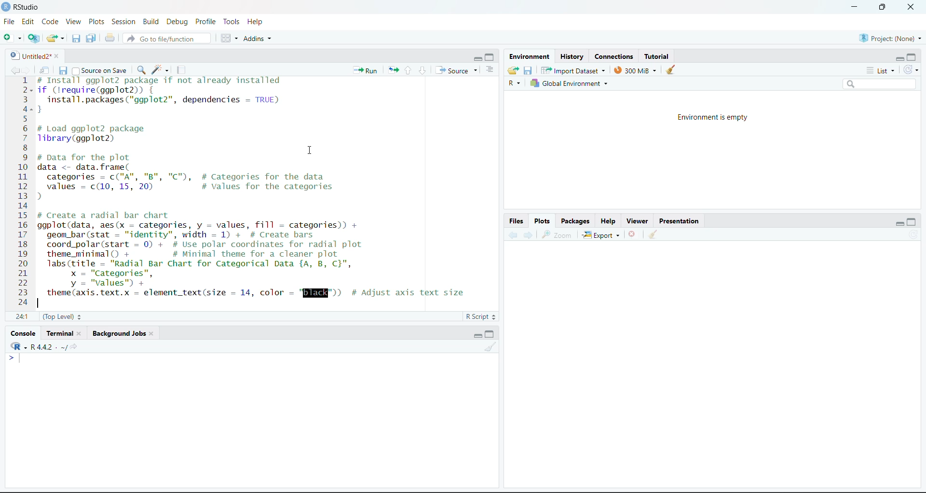 The image size is (926, 493). What do you see at coordinates (63, 70) in the screenshot?
I see `save current document` at bounding box center [63, 70].